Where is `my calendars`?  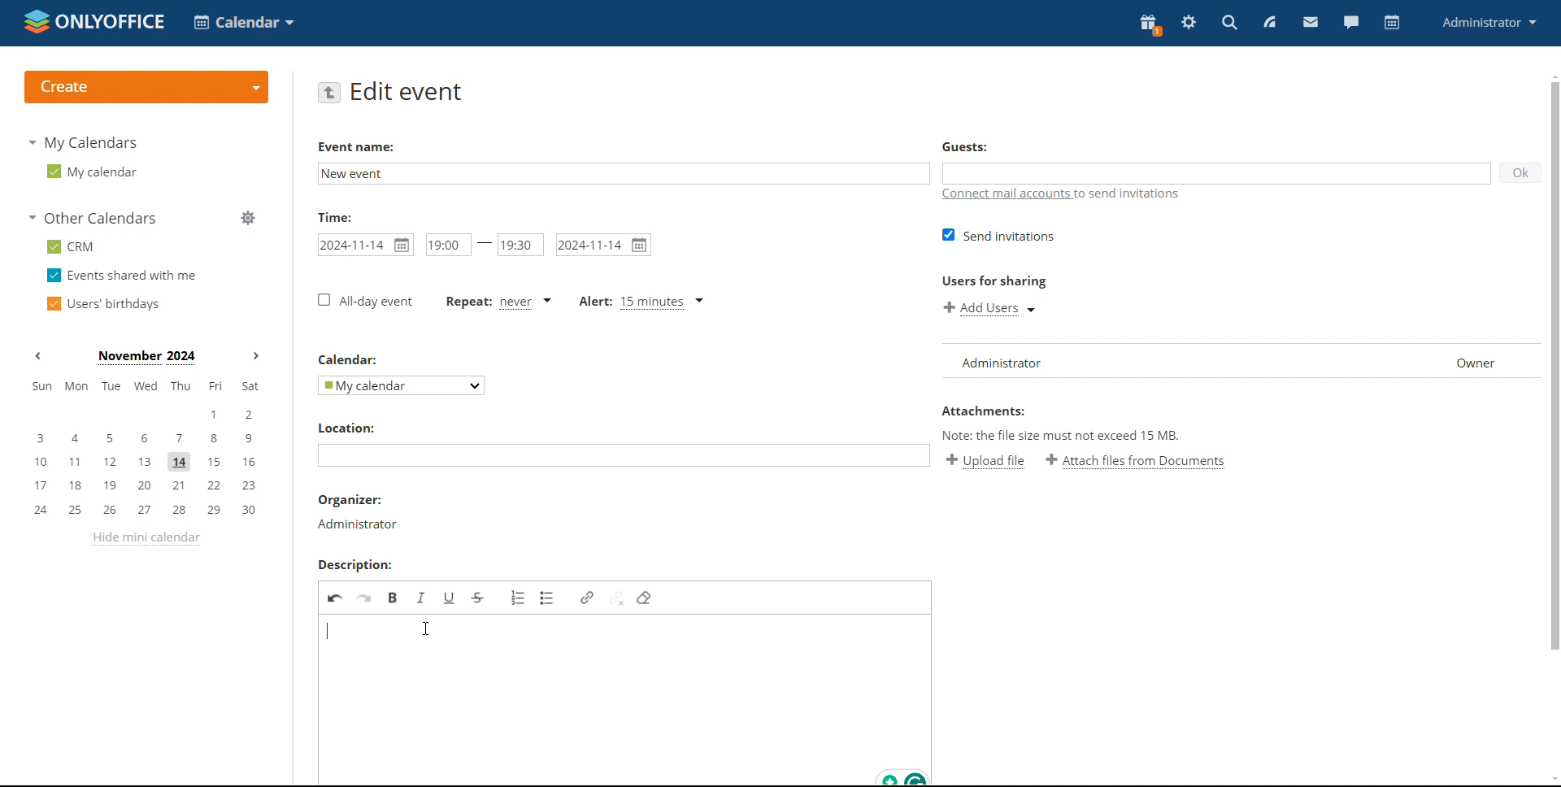
my calendars is located at coordinates (80, 141).